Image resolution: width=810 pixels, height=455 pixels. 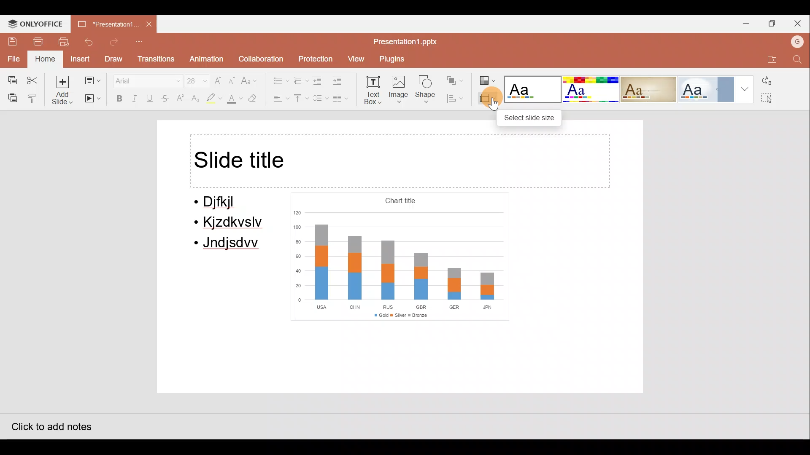 I want to click on Clear style, so click(x=257, y=98).